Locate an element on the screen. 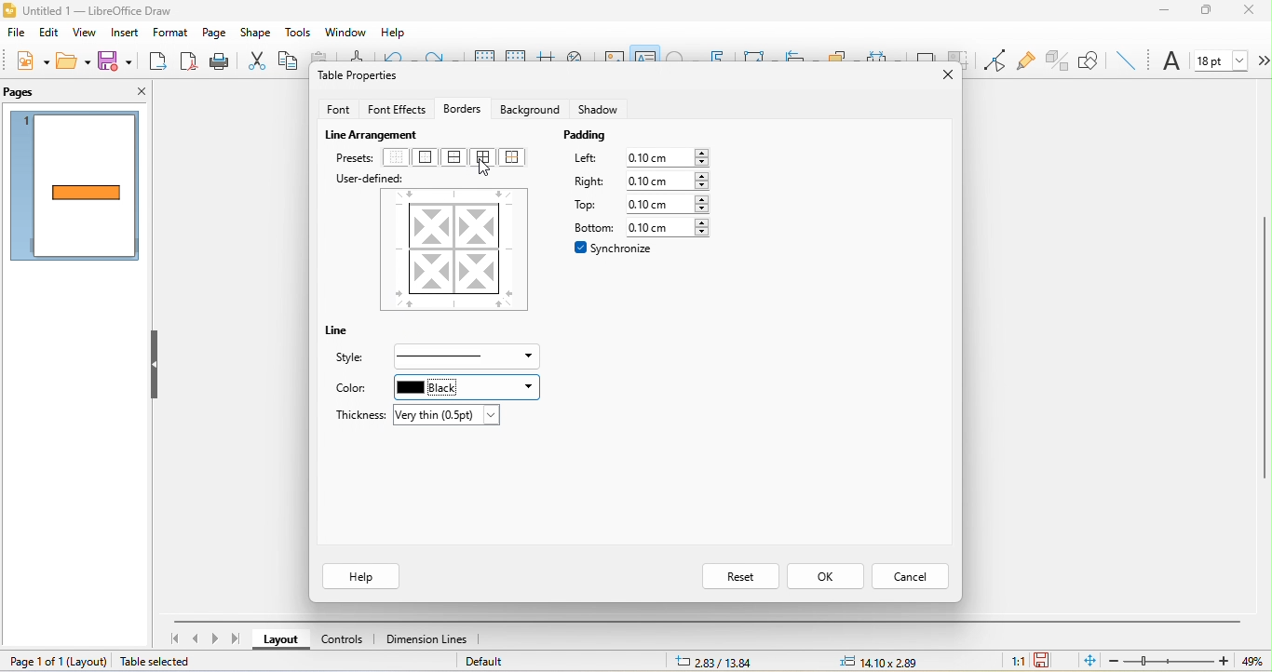 The height and width of the screenshot is (672, 1272). user defined border style is located at coordinates (454, 249).